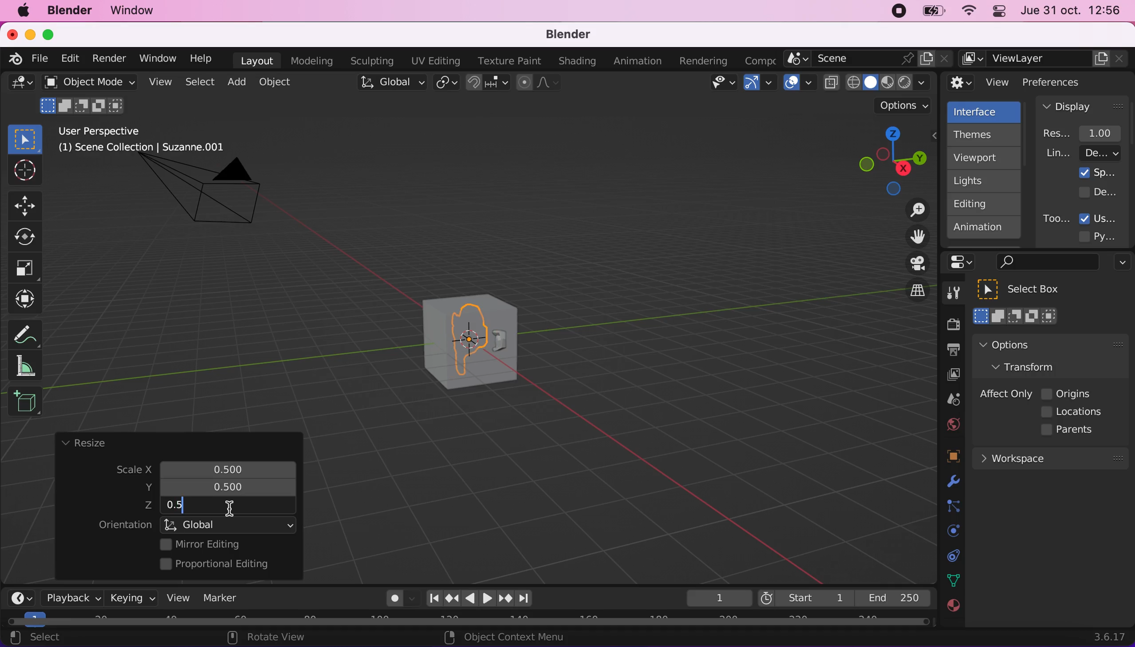 This screenshot has width=1135, height=647. What do you see at coordinates (157, 58) in the screenshot?
I see `window` at bounding box center [157, 58].